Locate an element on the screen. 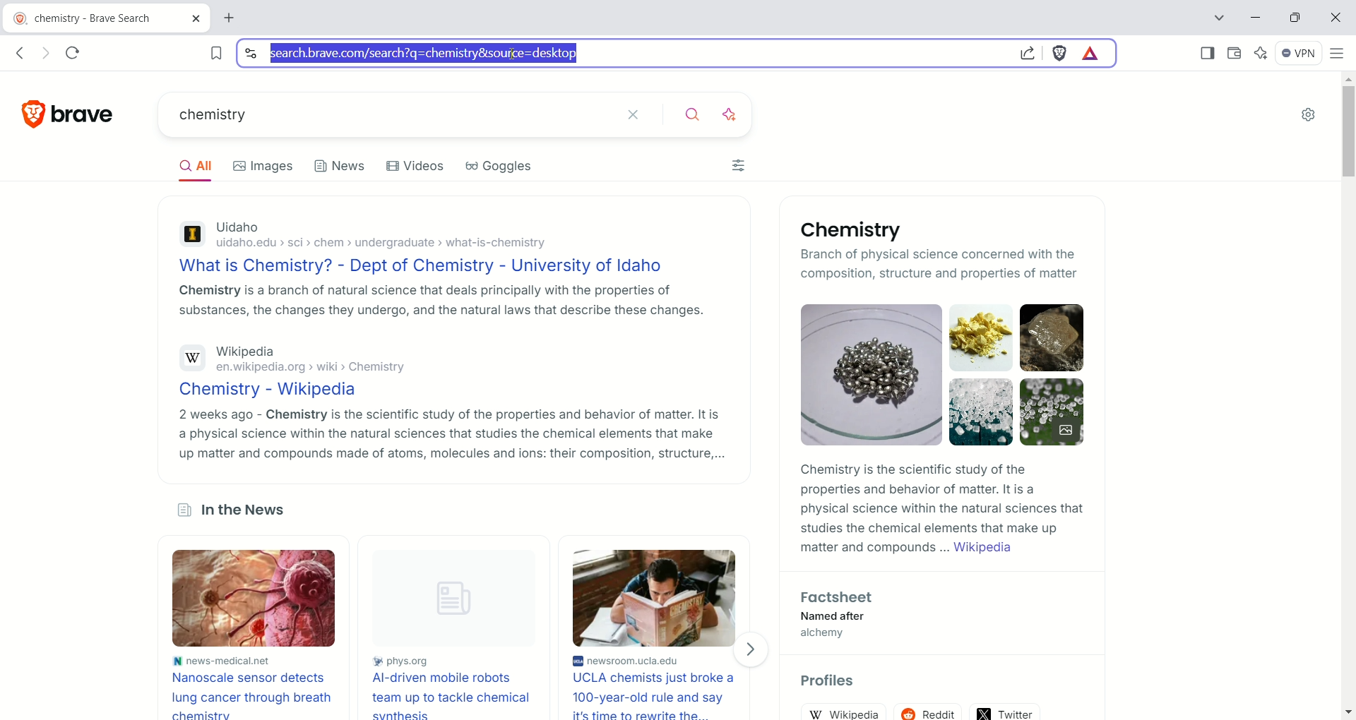 This screenshot has width=1356, height=720. What is Chemistry? - Dept of Chemistry - University of Idaho is located at coordinates (427, 265).